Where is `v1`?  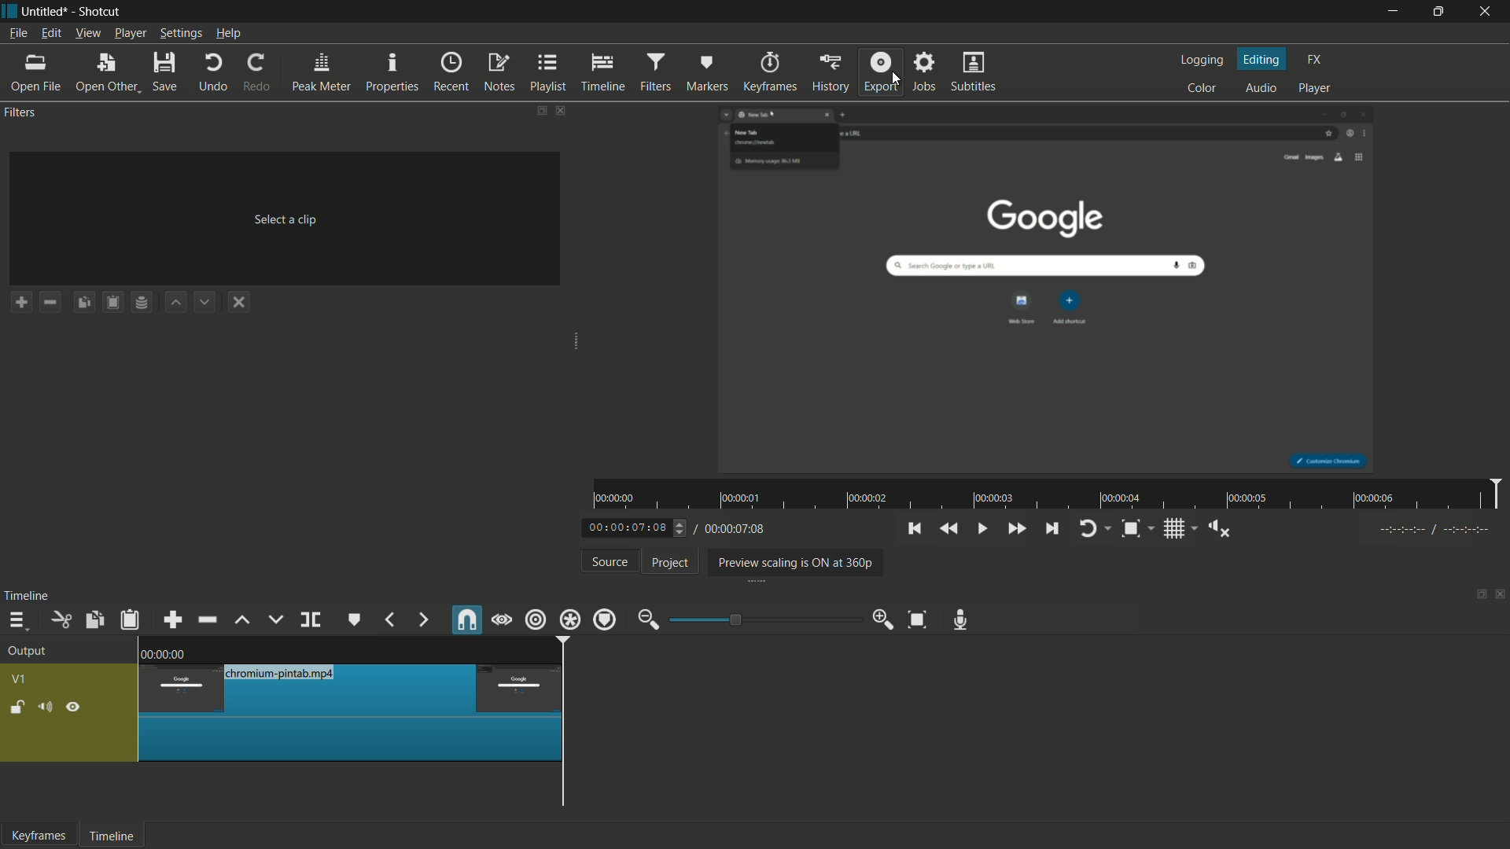 v1 is located at coordinates (20, 681).